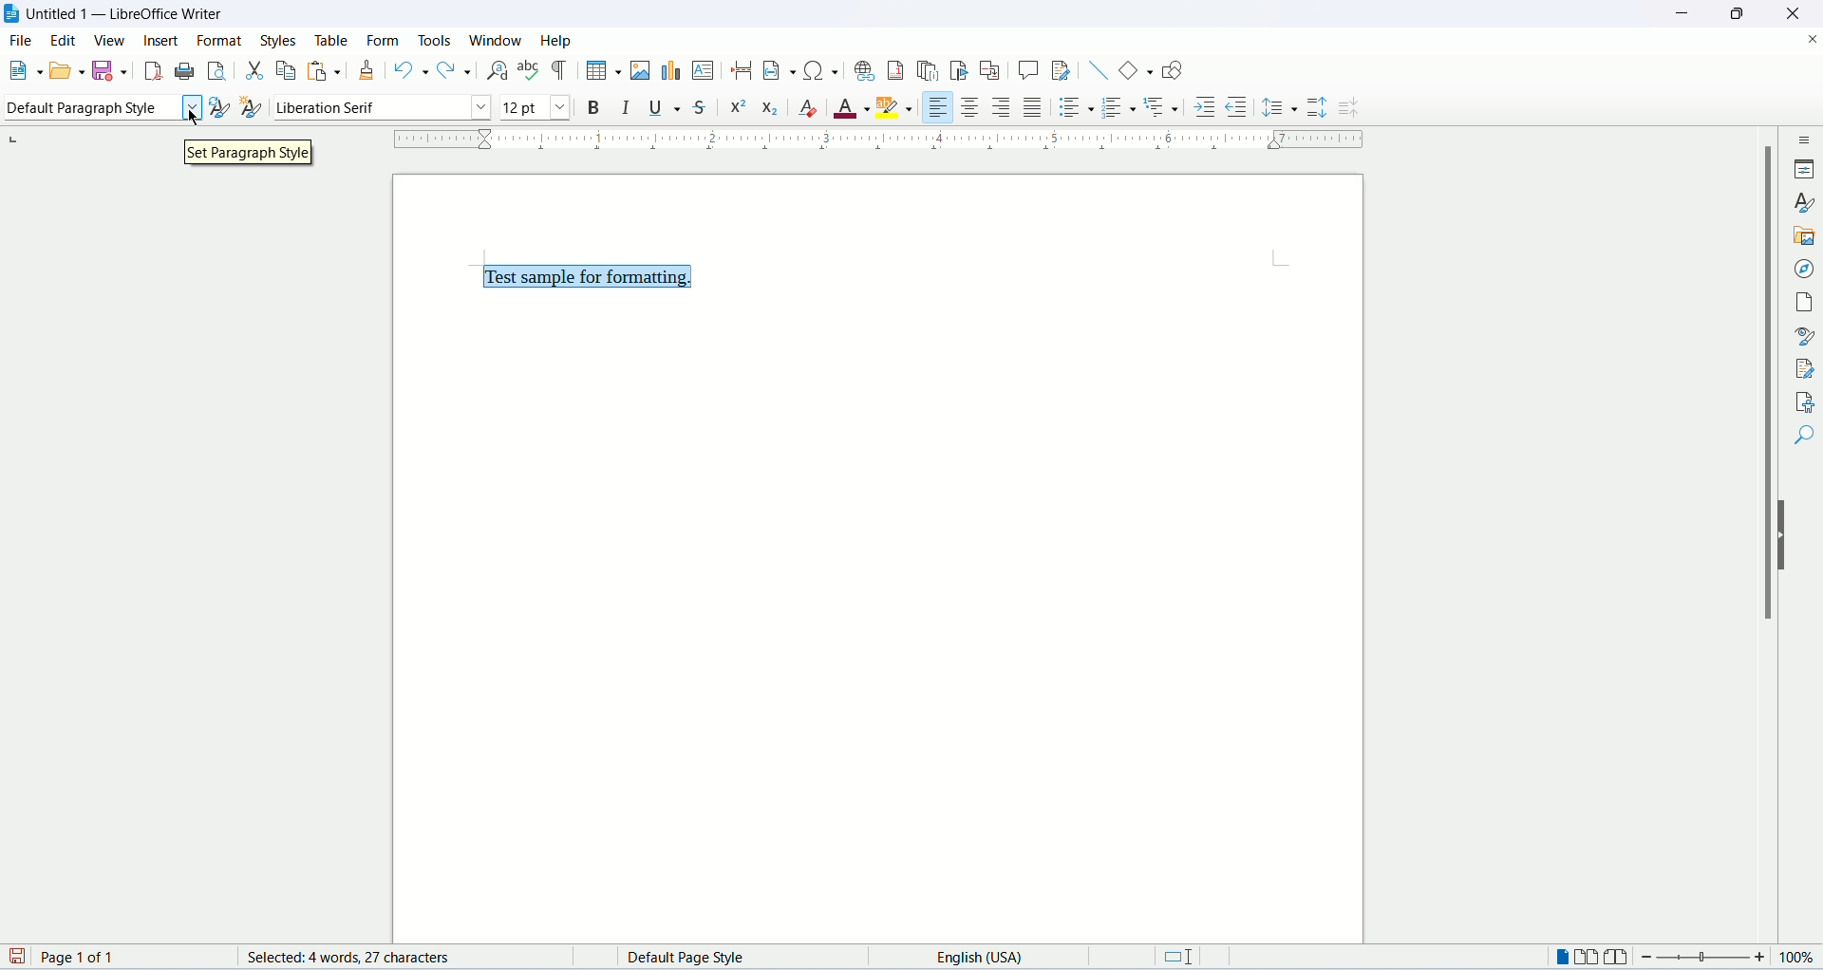  Describe the element at coordinates (13, 15) in the screenshot. I see `logo` at that location.